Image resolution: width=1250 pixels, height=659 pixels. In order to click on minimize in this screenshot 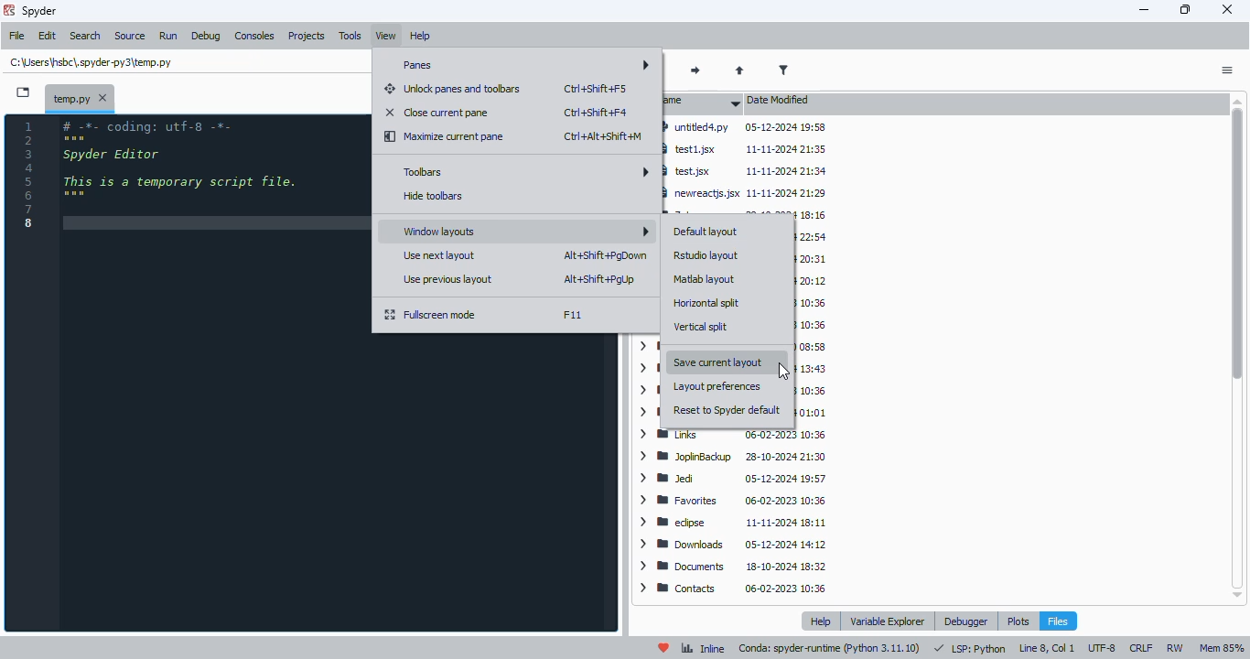, I will do `click(1143, 10)`.